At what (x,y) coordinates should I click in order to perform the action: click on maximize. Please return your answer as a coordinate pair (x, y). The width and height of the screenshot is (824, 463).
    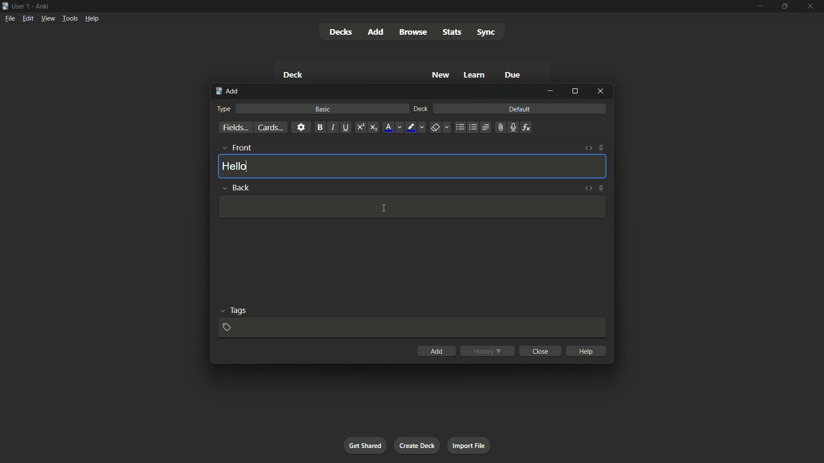
    Looking at the image, I should click on (786, 6).